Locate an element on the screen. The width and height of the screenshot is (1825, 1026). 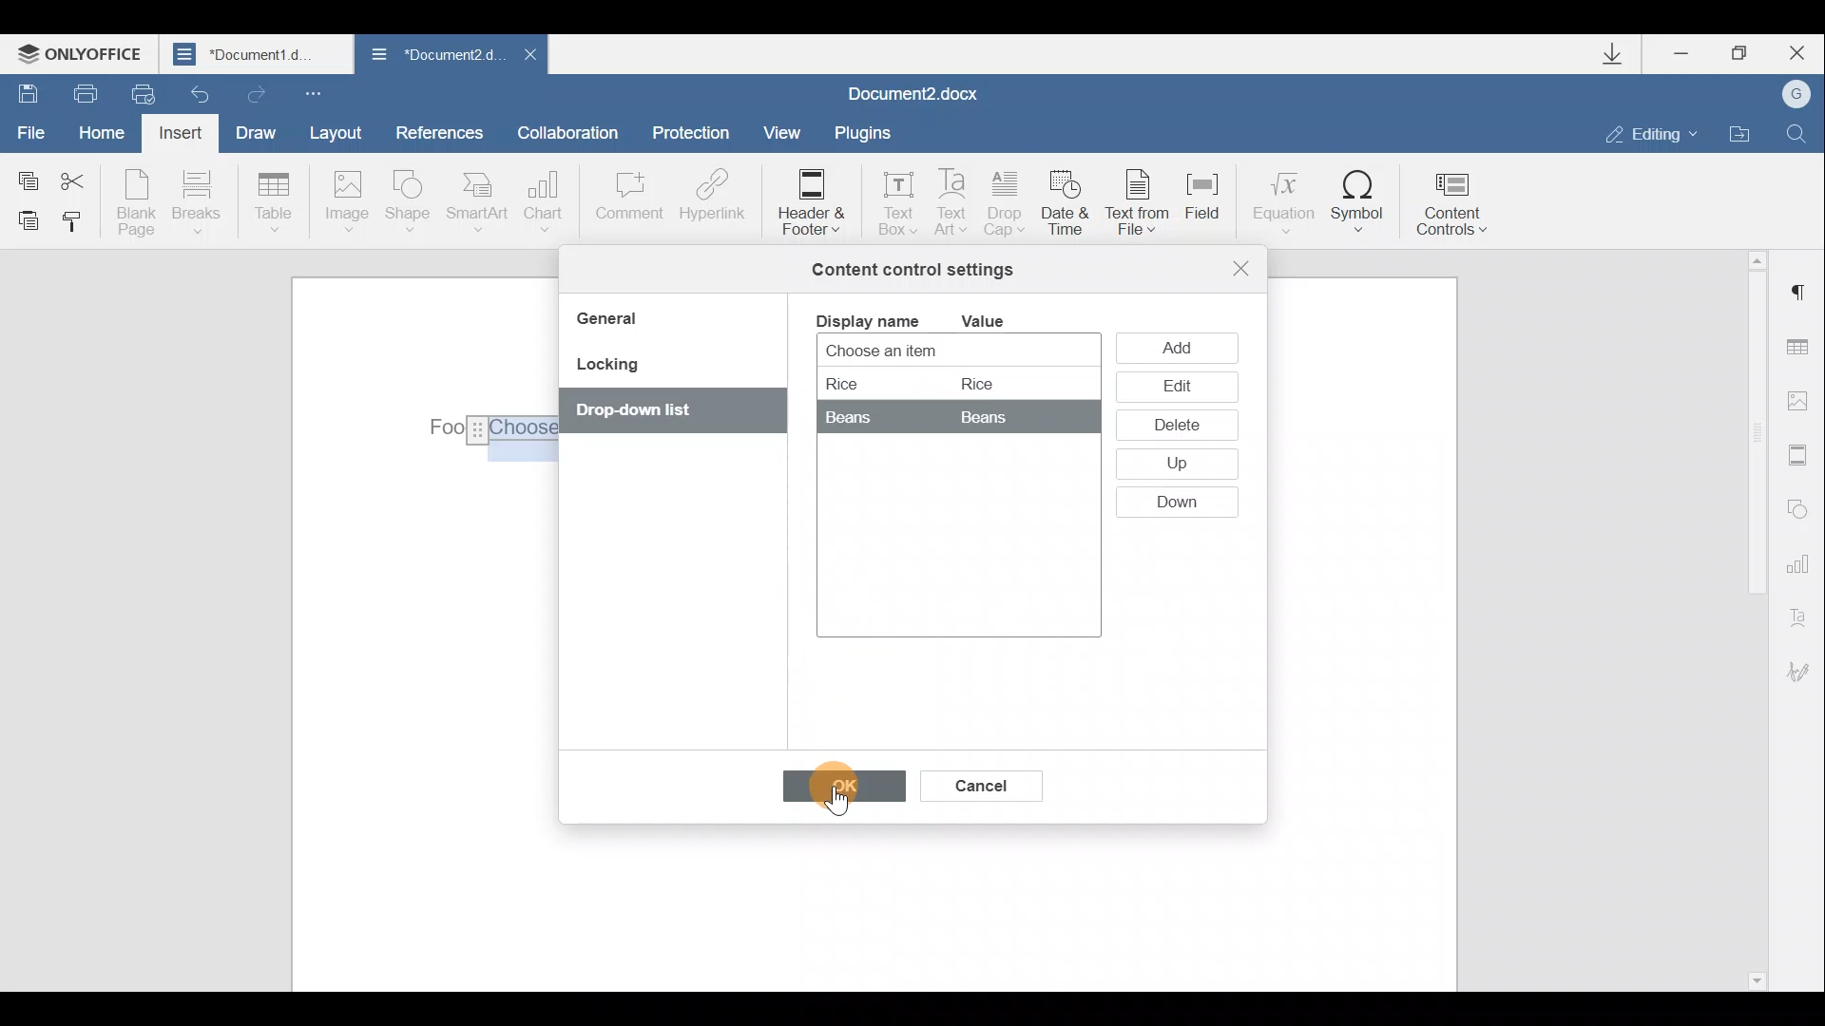
Customize quick access toolbar is located at coordinates (317, 92).